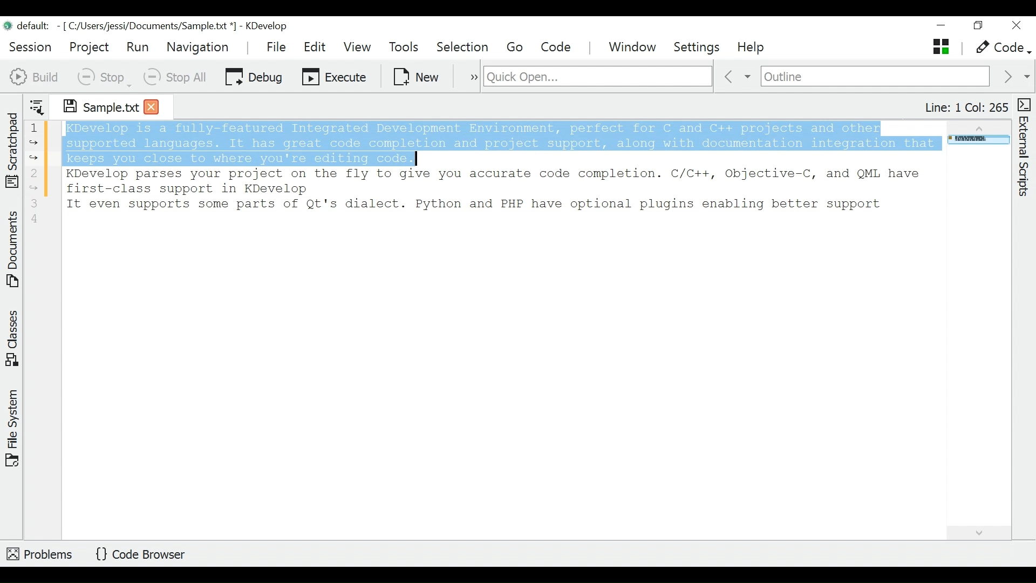 Image resolution: width=1036 pixels, height=583 pixels. I want to click on Execute, so click(335, 76).